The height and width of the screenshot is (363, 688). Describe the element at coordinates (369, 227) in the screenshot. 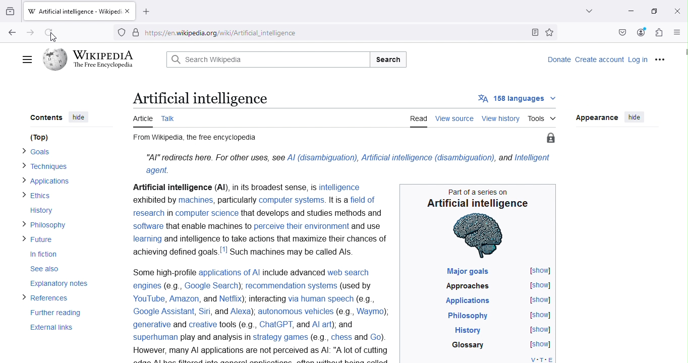

I see `and use` at that location.